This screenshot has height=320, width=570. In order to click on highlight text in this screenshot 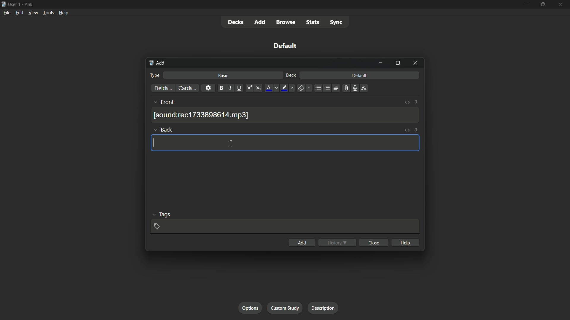, I will do `click(284, 88)`.